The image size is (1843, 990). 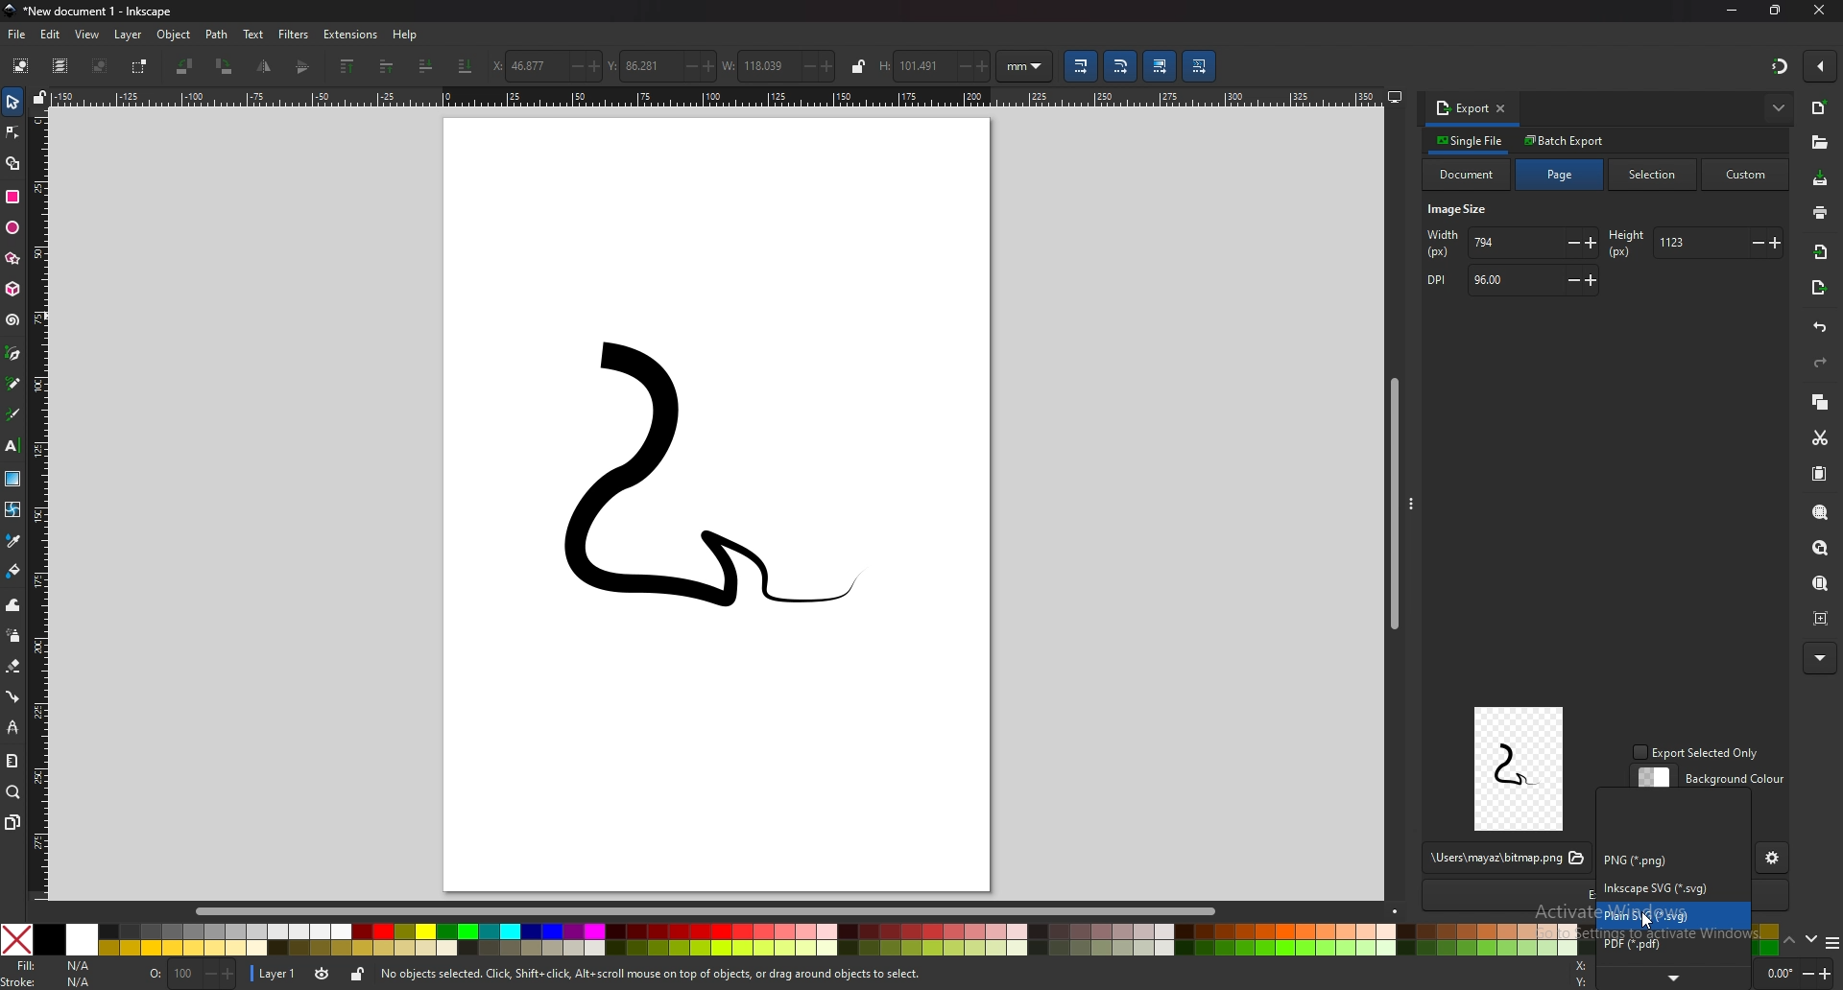 What do you see at coordinates (1658, 860) in the screenshot?
I see `png` at bounding box center [1658, 860].